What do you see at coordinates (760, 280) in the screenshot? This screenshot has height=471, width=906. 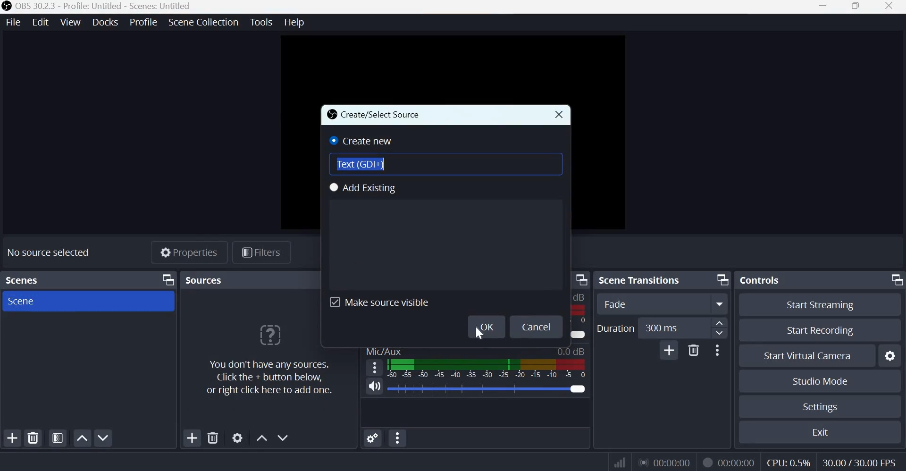 I see `Controls` at bounding box center [760, 280].